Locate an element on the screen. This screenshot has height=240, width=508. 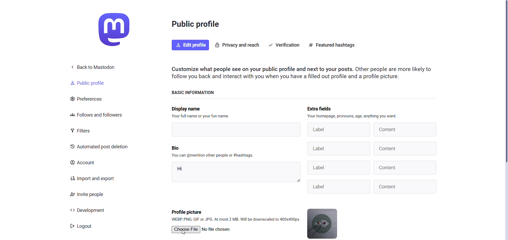
instruction is located at coordinates (353, 117).